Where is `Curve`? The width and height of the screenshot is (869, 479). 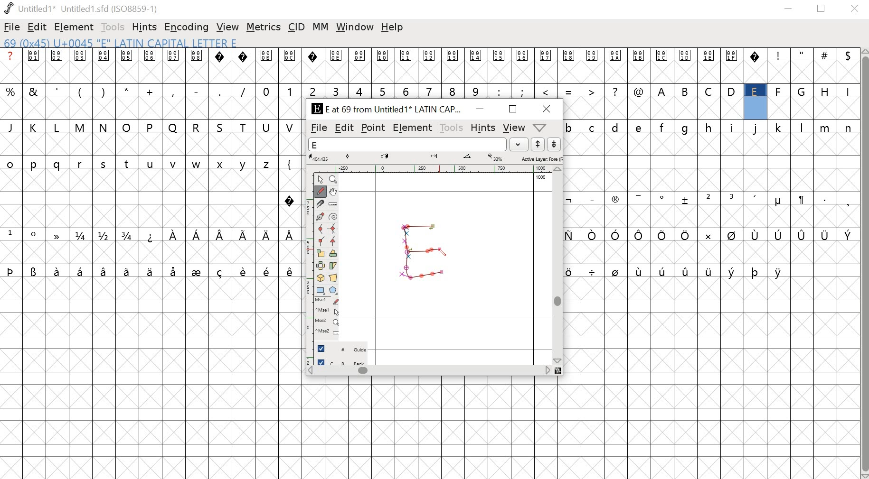
Curve is located at coordinates (321, 229).